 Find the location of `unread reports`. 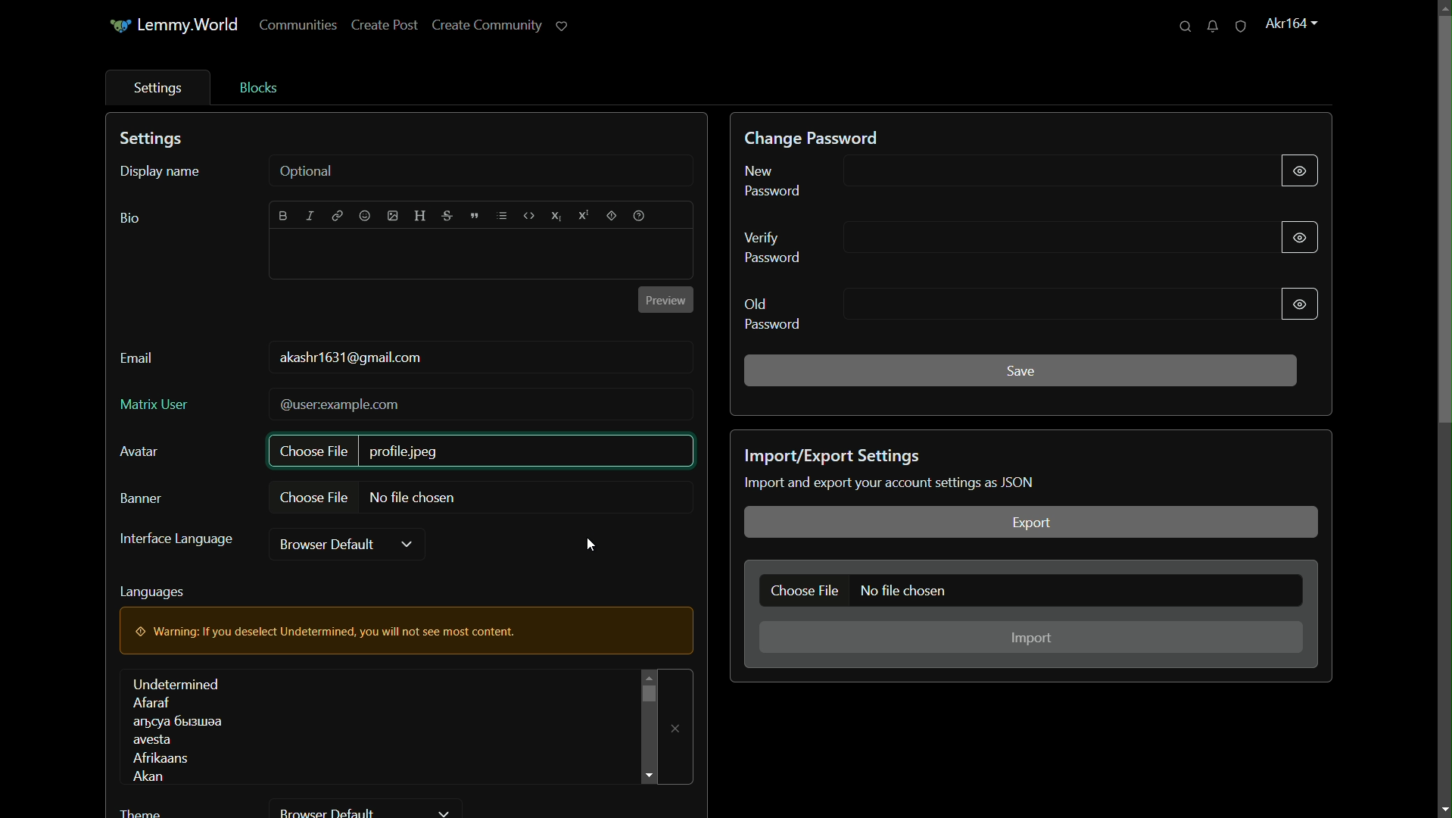

unread reports is located at coordinates (1240, 27).